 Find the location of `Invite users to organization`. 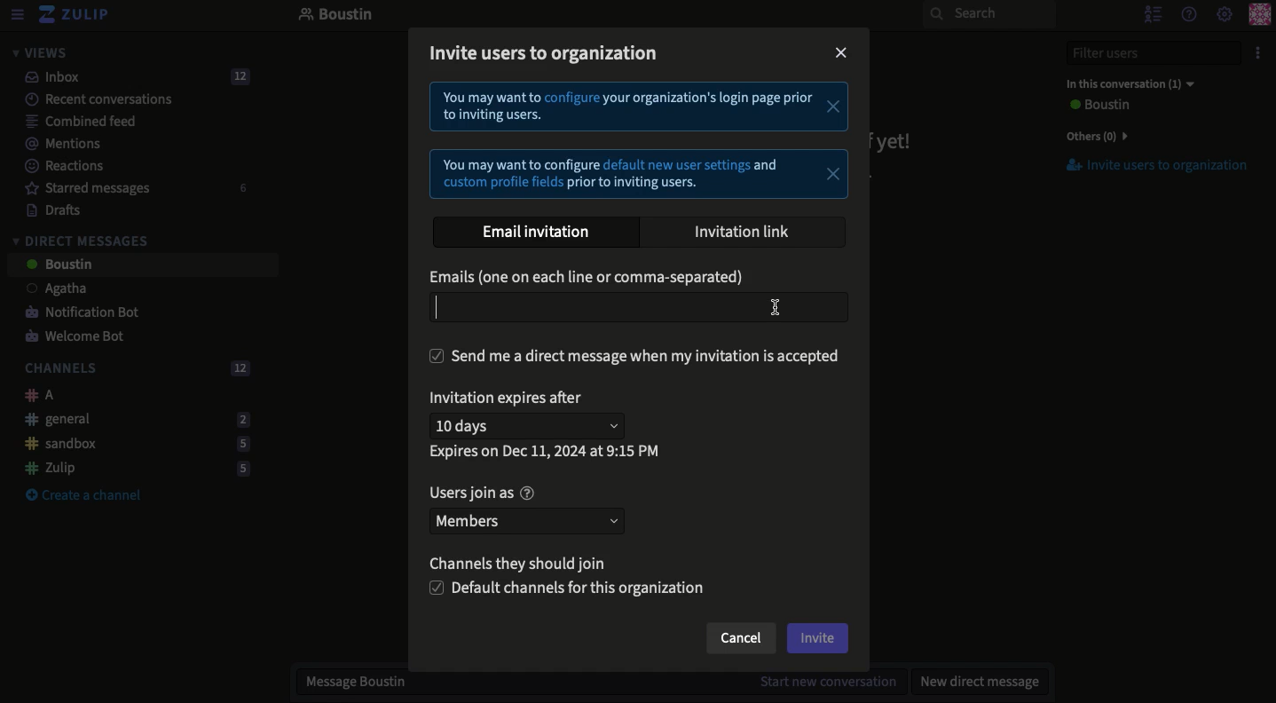

Invite users to organization is located at coordinates (546, 56).